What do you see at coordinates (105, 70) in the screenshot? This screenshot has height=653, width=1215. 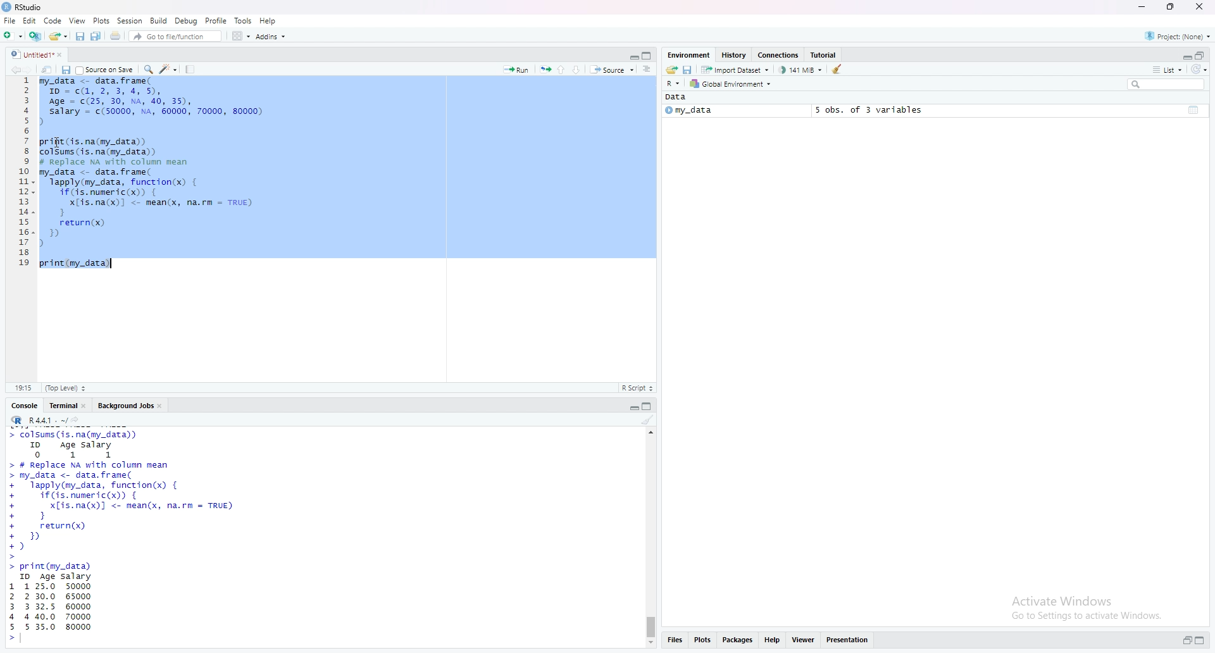 I see `source on save` at bounding box center [105, 70].